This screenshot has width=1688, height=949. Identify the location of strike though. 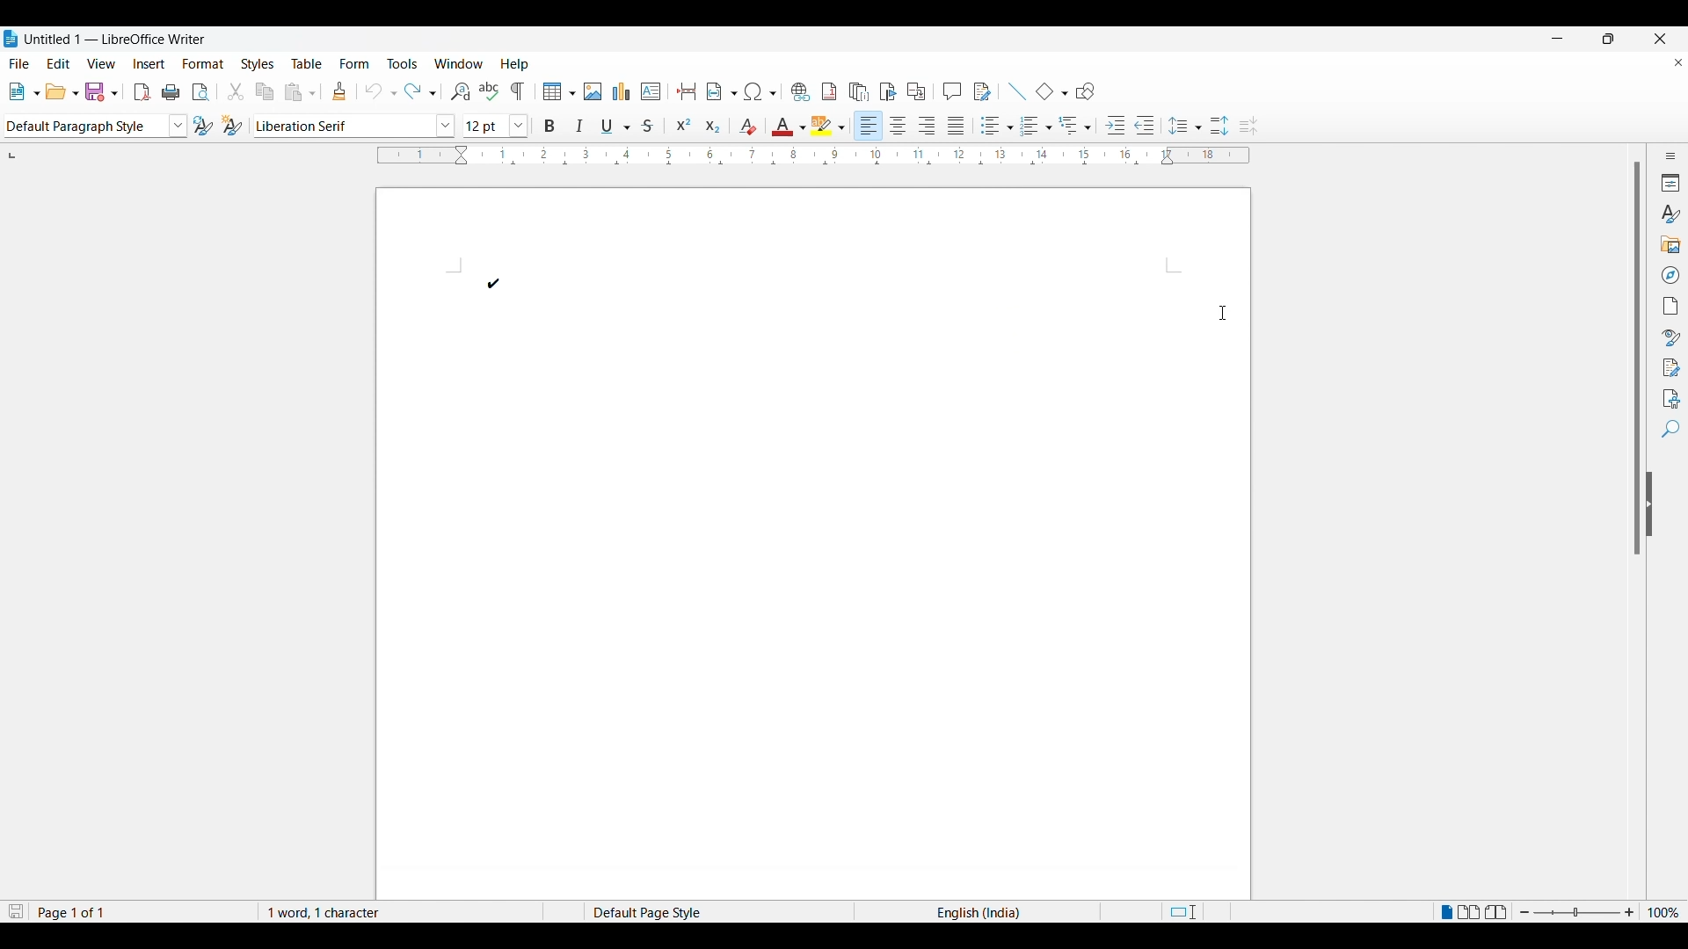
(653, 125).